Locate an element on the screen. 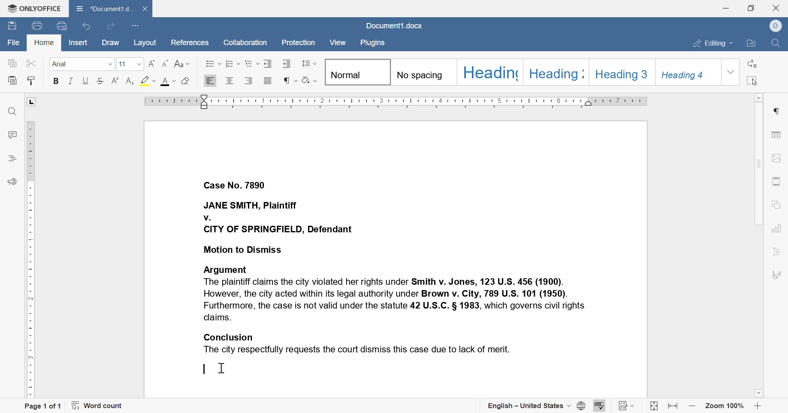  highlight color is located at coordinates (146, 79).